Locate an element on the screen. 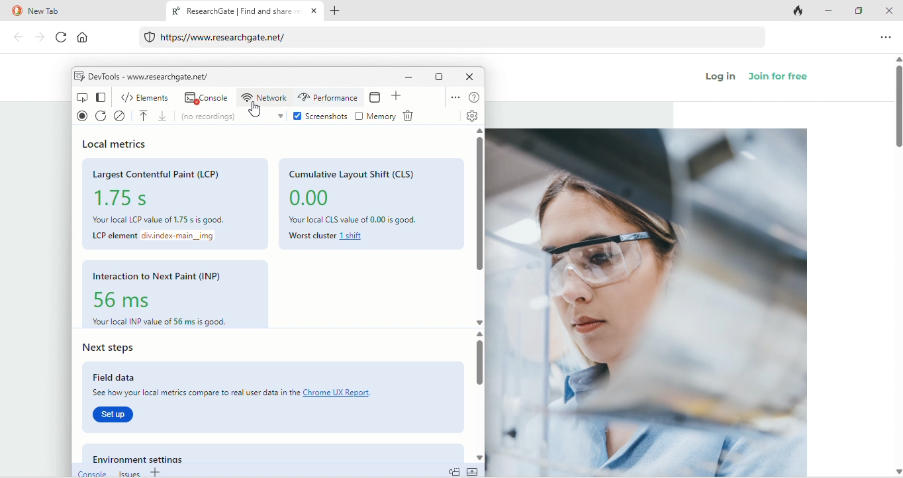 This screenshot has height=478, width=903. doc quick view is located at coordinates (454, 471).